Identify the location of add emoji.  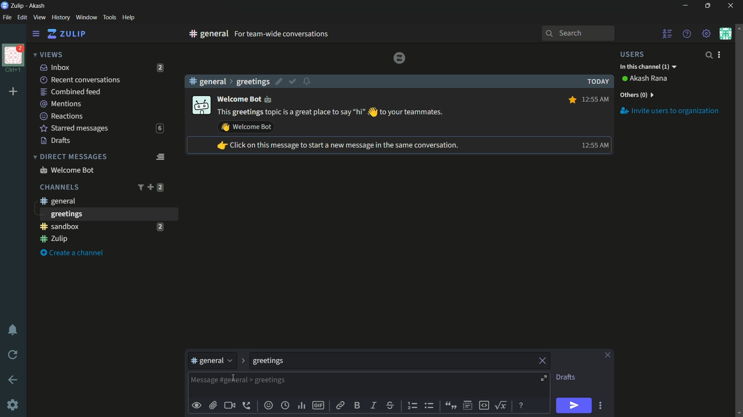
(269, 405).